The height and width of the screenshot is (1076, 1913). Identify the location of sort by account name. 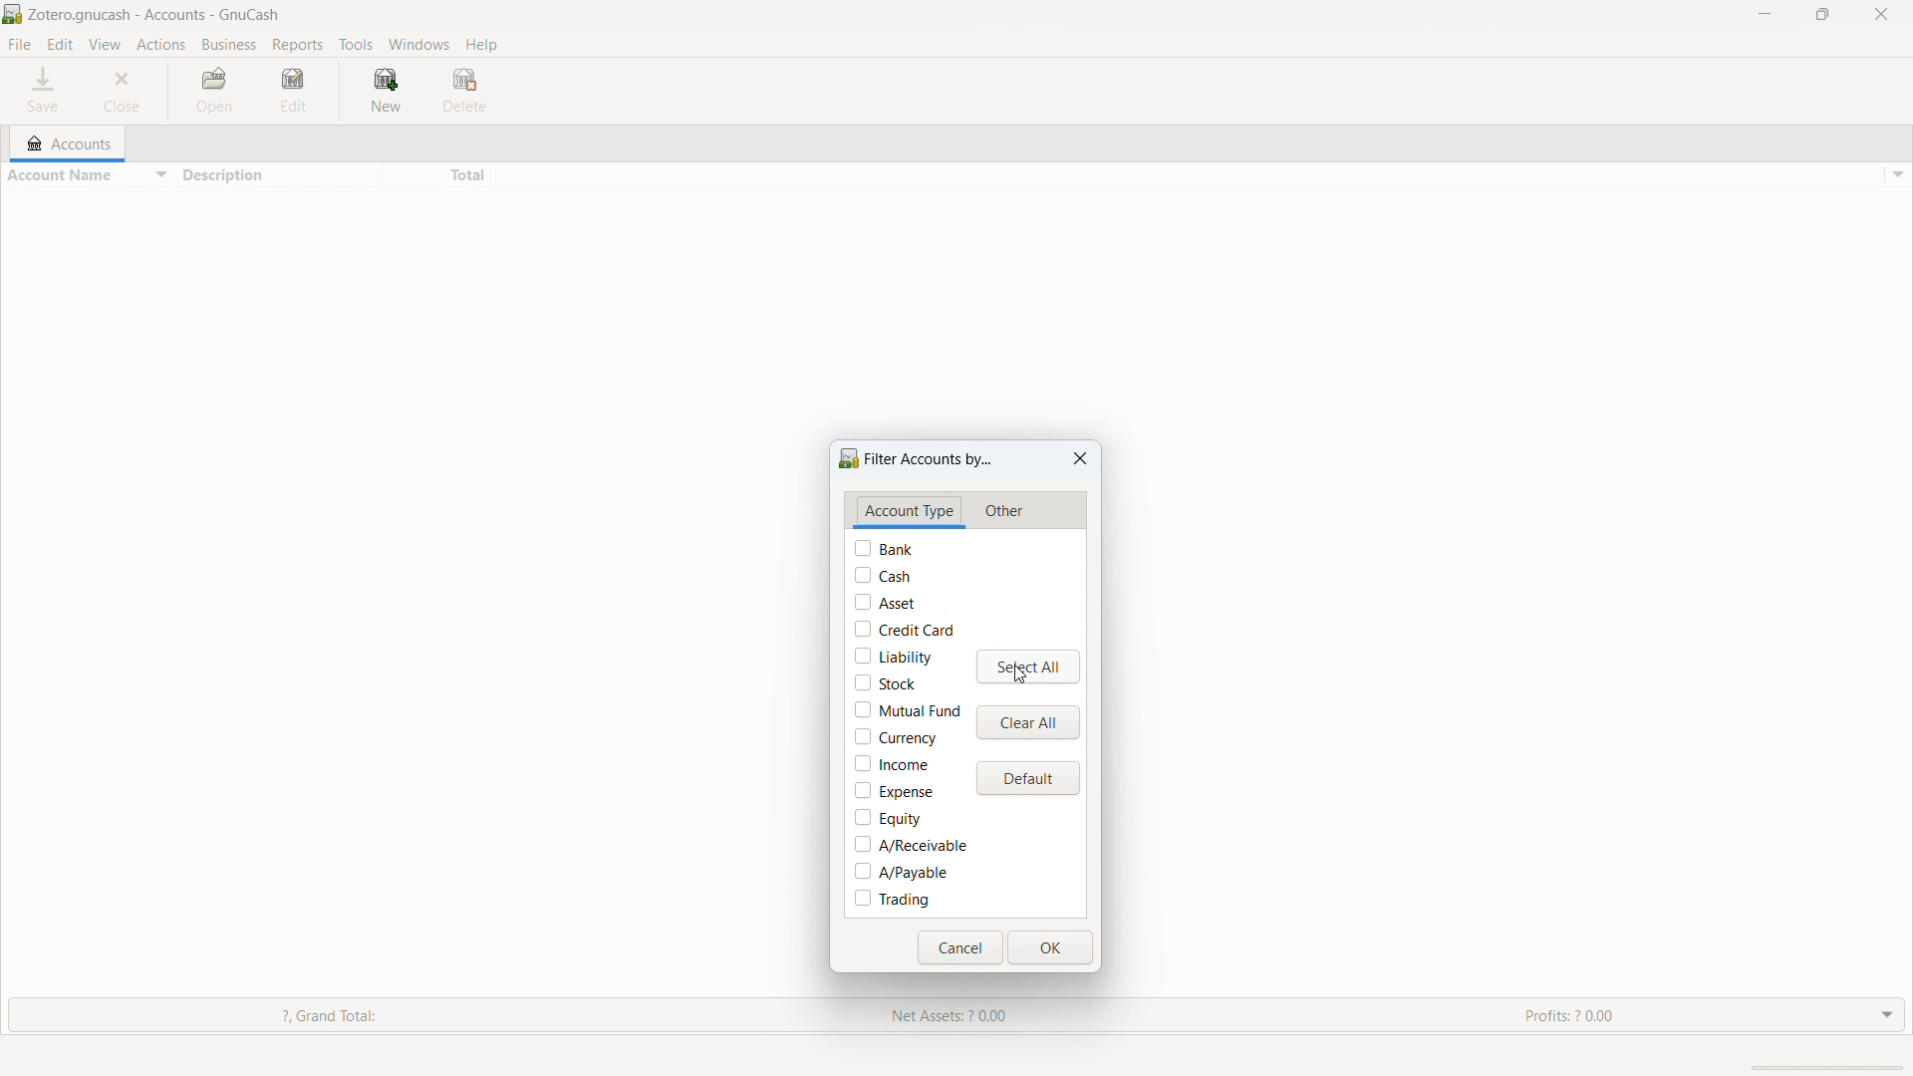
(85, 176).